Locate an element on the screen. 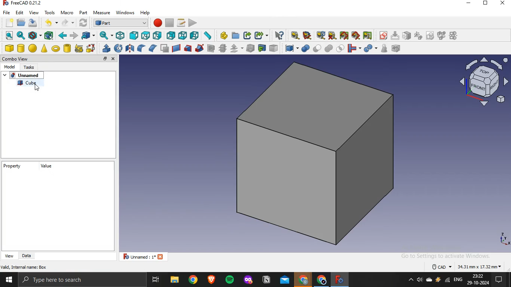 This screenshot has height=287, width=511. make sublink is located at coordinates (260, 36).